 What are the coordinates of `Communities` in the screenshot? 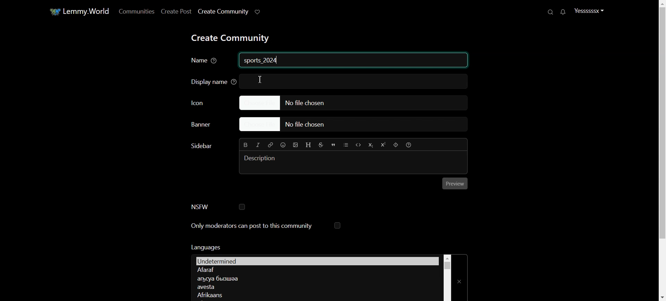 It's located at (135, 11).